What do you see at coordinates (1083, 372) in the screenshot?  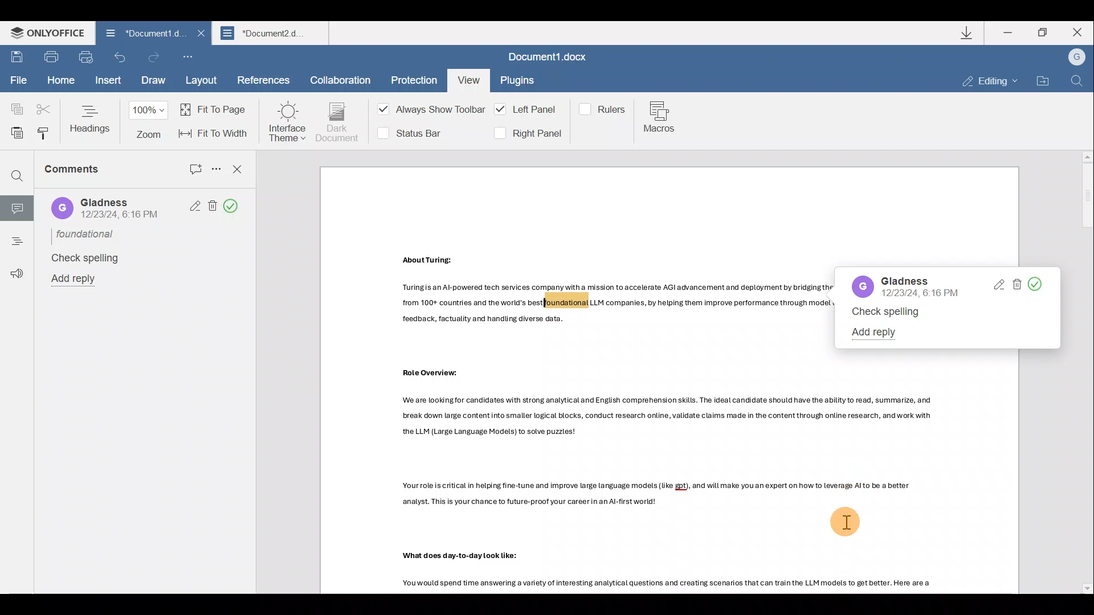 I see `Scroll bar` at bounding box center [1083, 372].